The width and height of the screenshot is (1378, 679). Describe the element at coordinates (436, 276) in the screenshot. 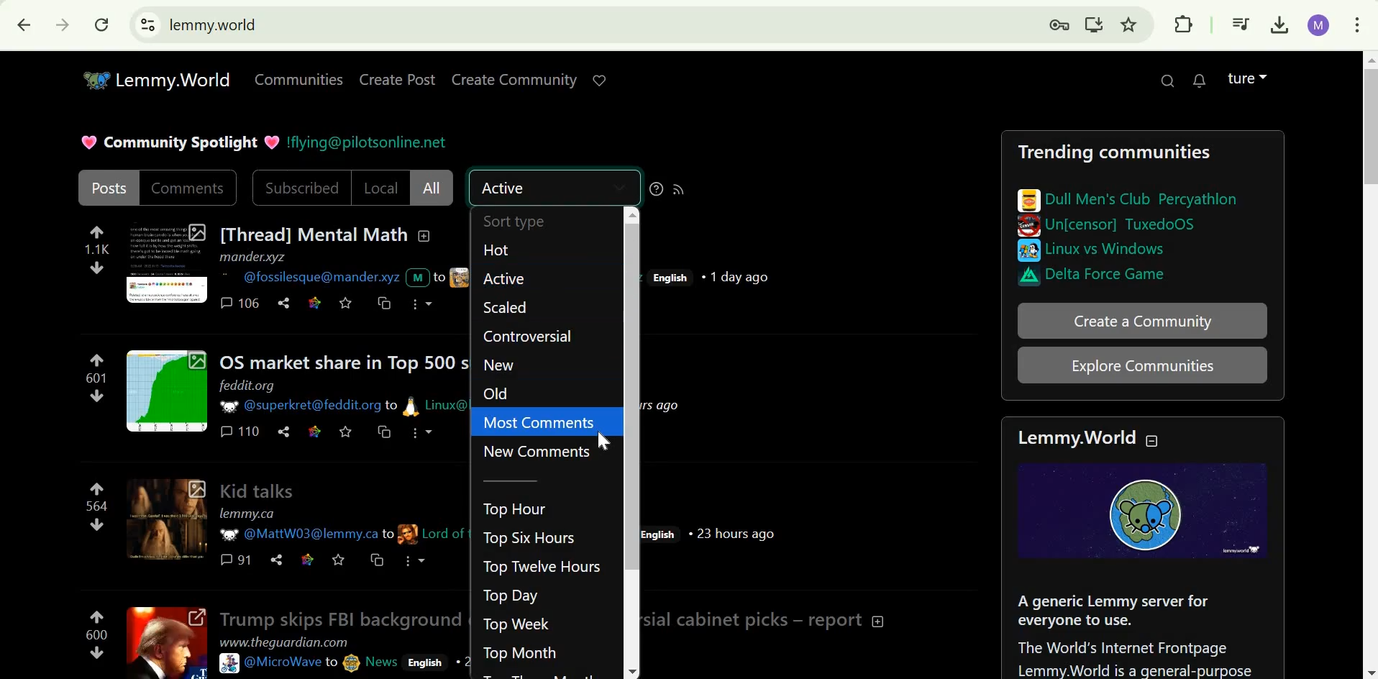

I see `text and picture` at that location.